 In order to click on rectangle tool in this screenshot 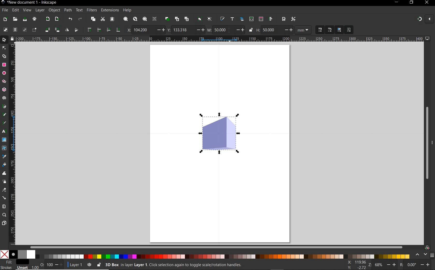, I will do `click(4, 65)`.